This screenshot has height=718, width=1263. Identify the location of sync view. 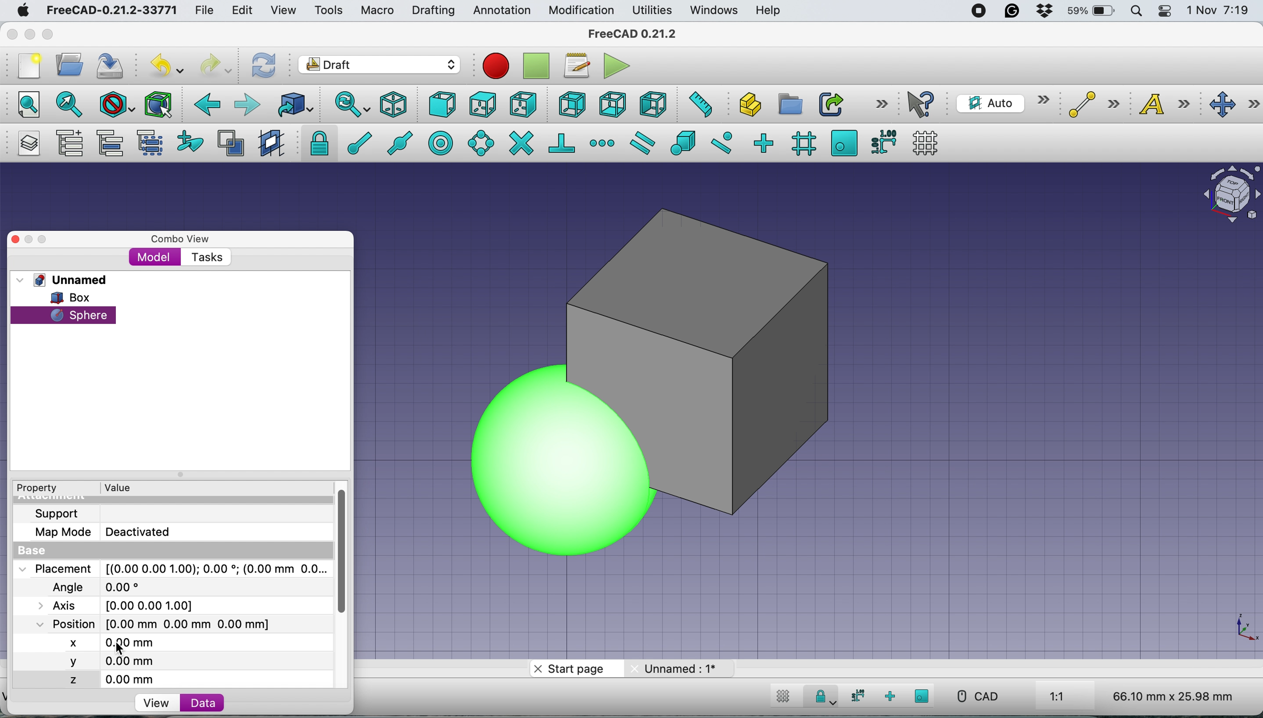
(346, 106).